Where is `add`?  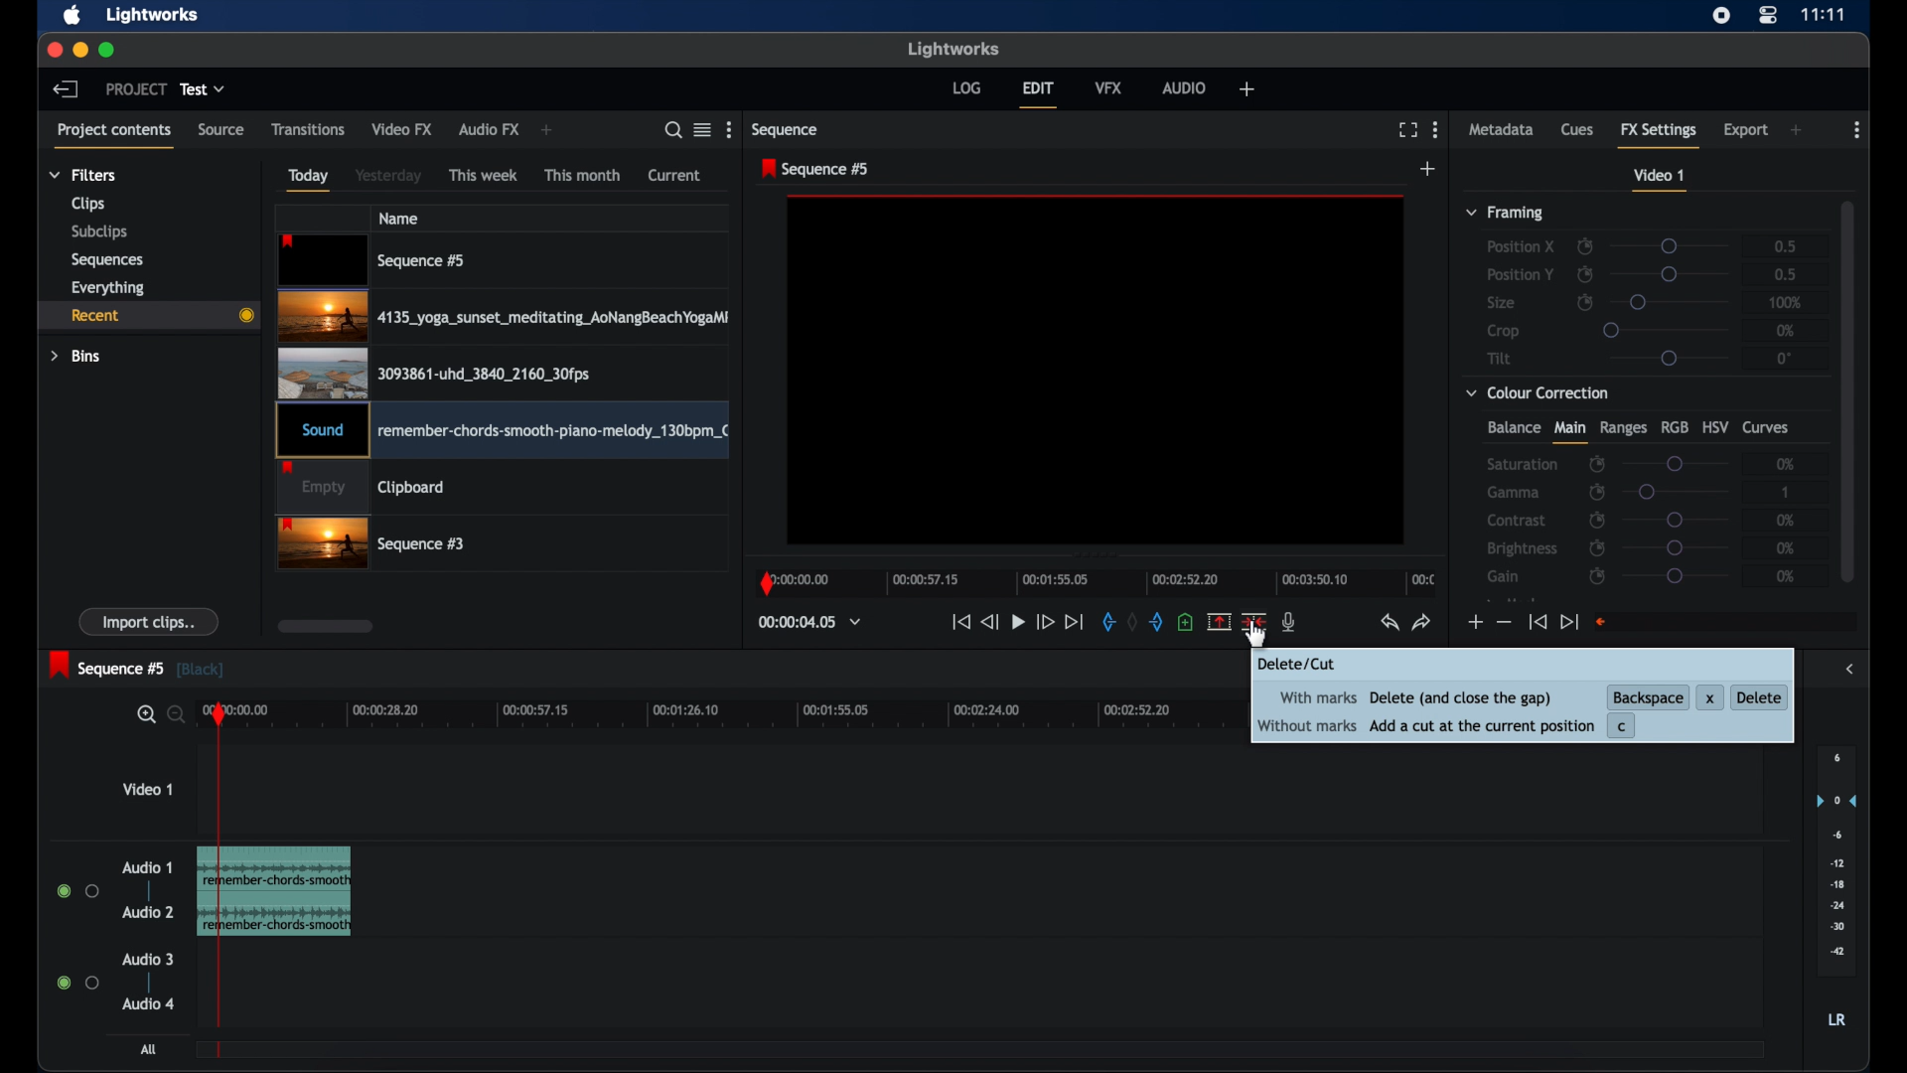 add is located at coordinates (1429, 168).